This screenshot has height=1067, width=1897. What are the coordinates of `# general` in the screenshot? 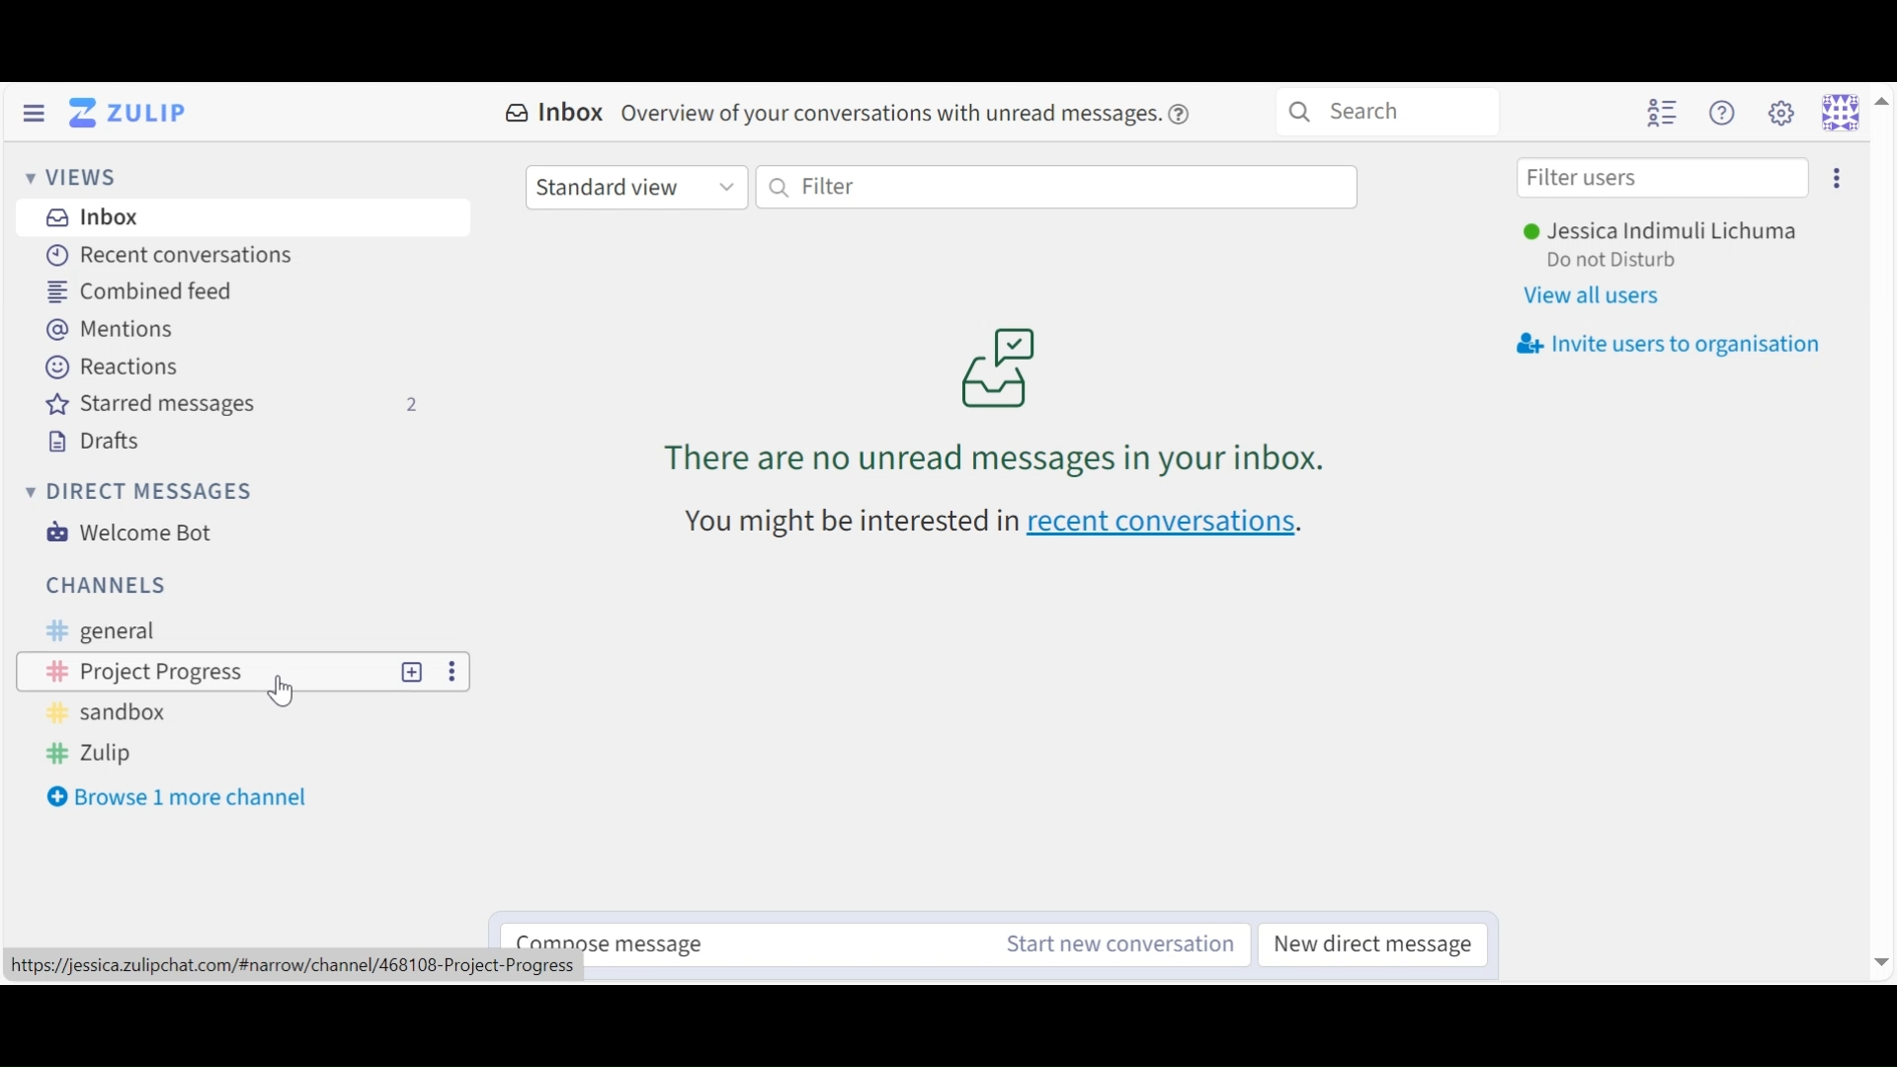 It's located at (129, 633).